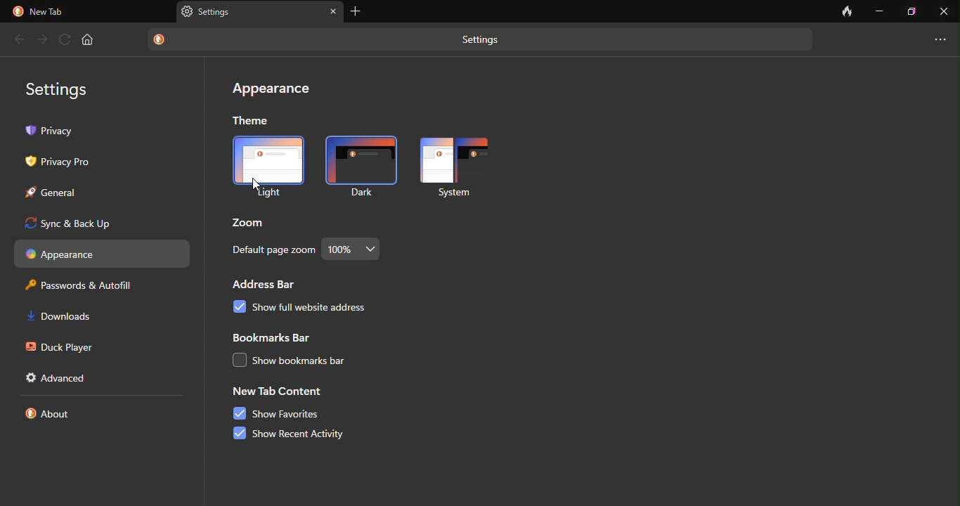 The image size is (960, 506). What do you see at coordinates (271, 285) in the screenshot?
I see `address bar` at bounding box center [271, 285].